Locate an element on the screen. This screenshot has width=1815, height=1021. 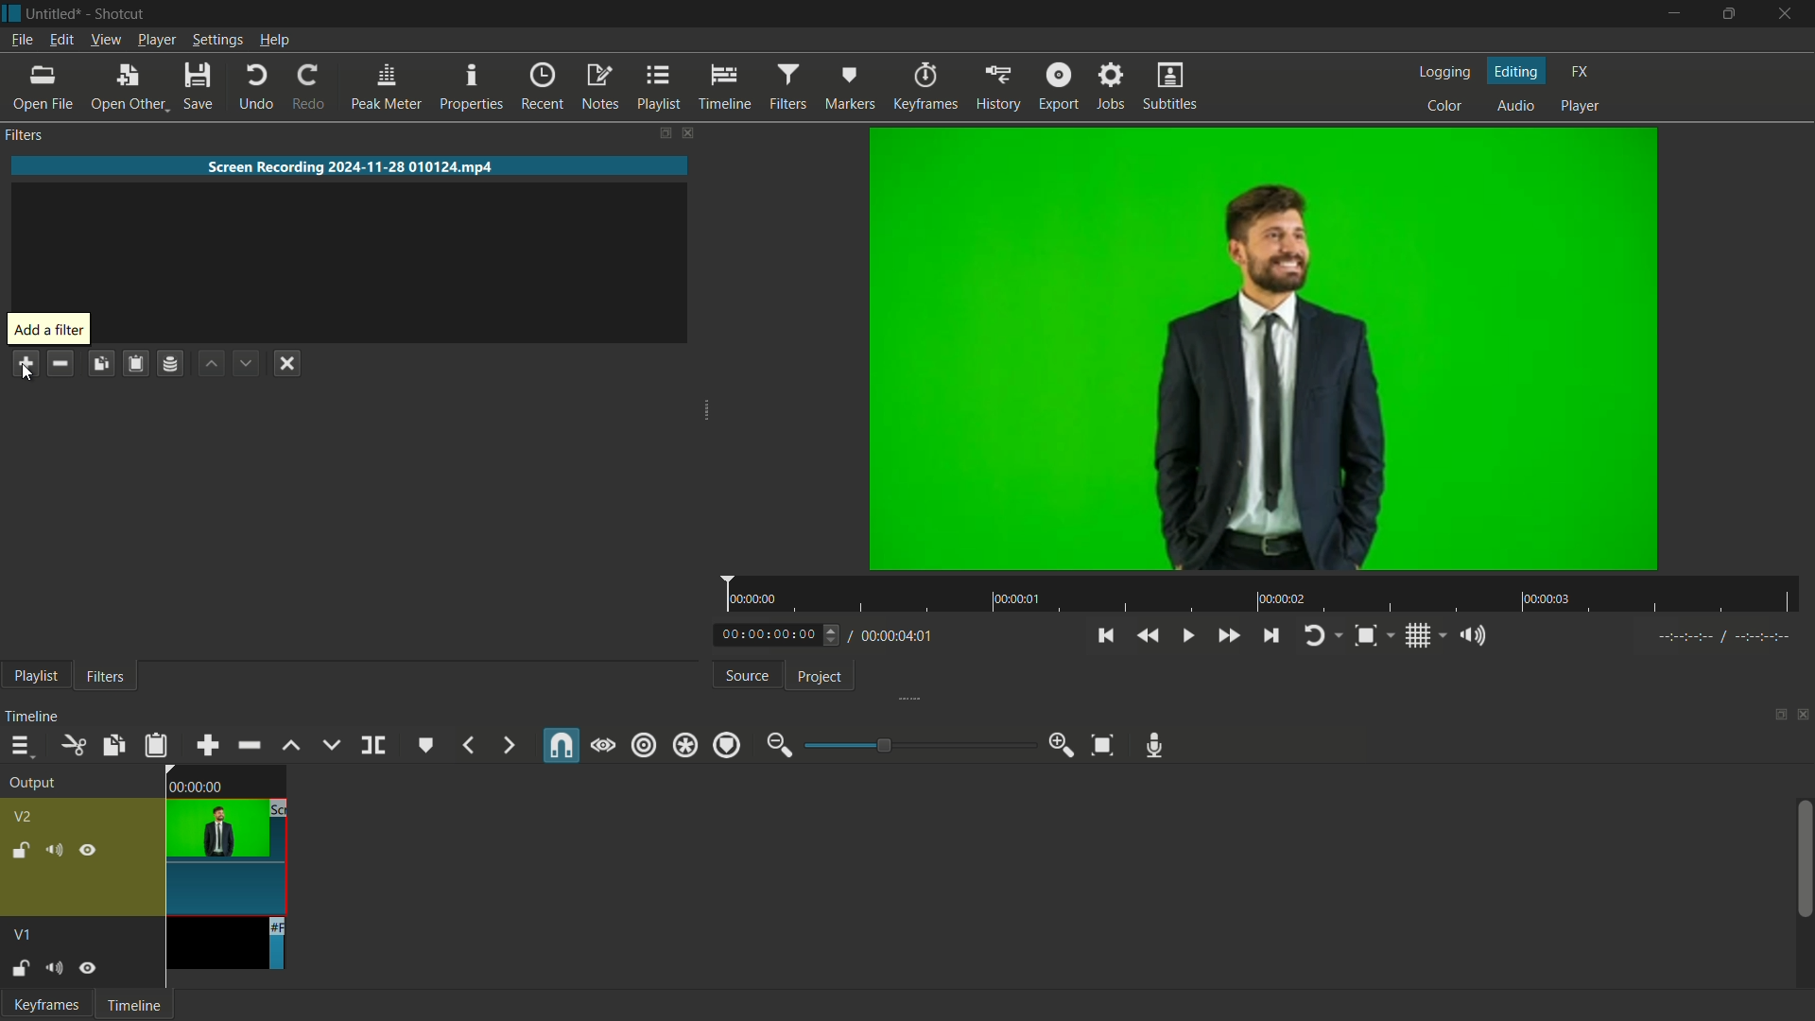
history is located at coordinates (994, 88).